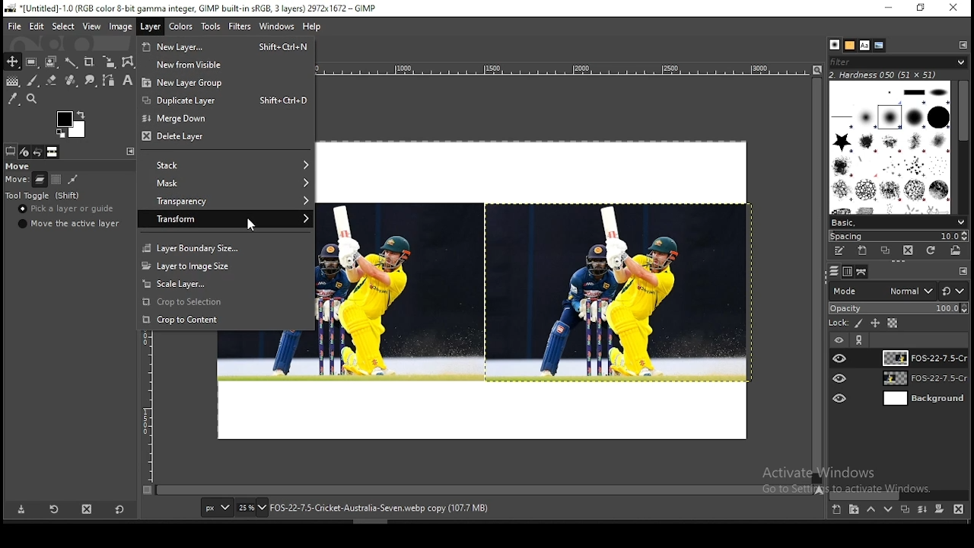 This screenshot has width=974, height=548. Describe the element at coordinates (187, 99) in the screenshot. I see `duplicate layer` at that location.